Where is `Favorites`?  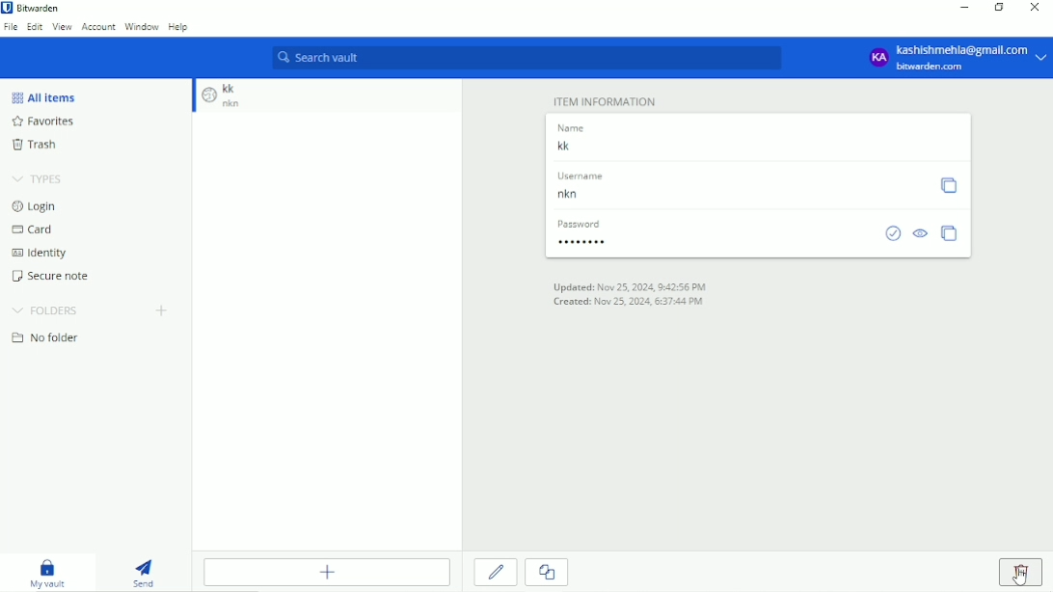 Favorites is located at coordinates (47, 121).